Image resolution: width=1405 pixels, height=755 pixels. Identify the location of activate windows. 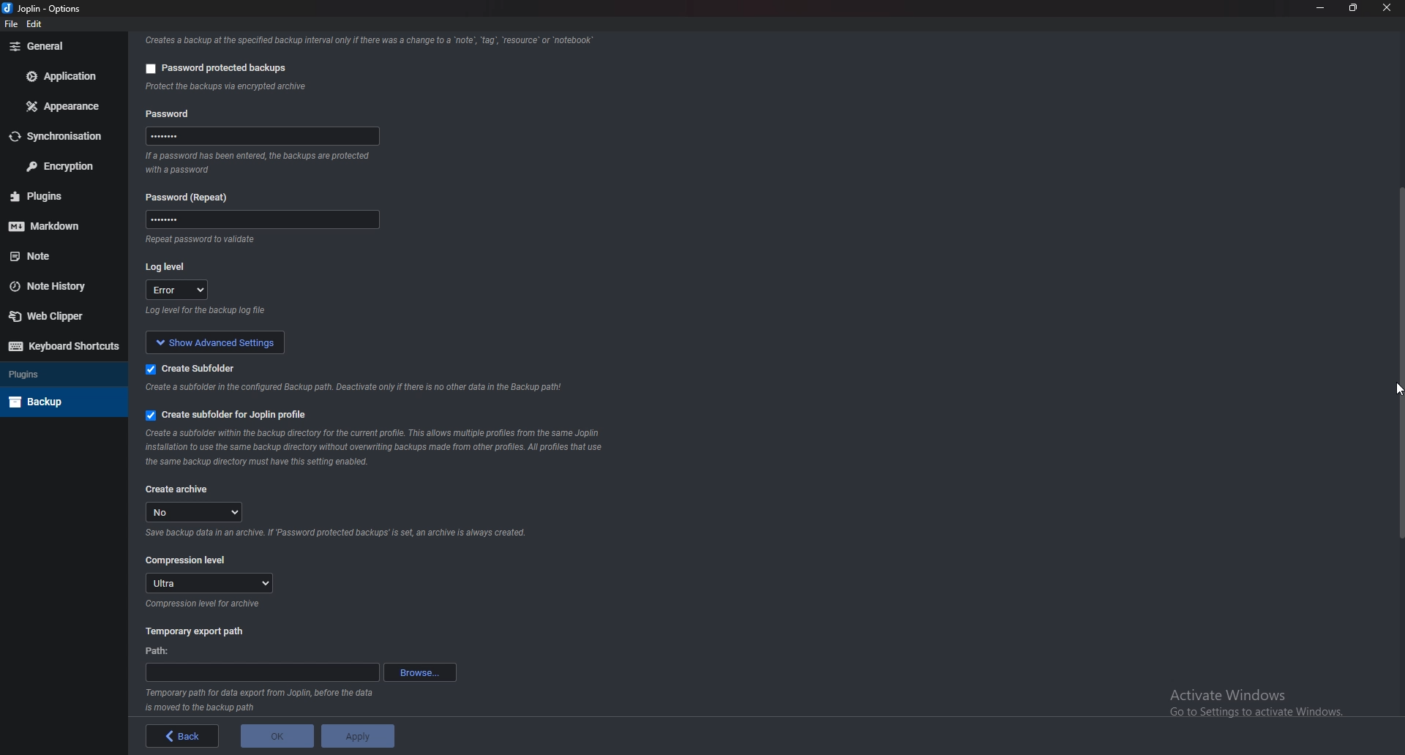
(1267, 699).